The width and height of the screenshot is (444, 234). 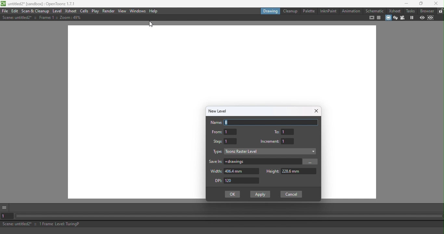 I want to click on Windows, so click(x=138, y=11).